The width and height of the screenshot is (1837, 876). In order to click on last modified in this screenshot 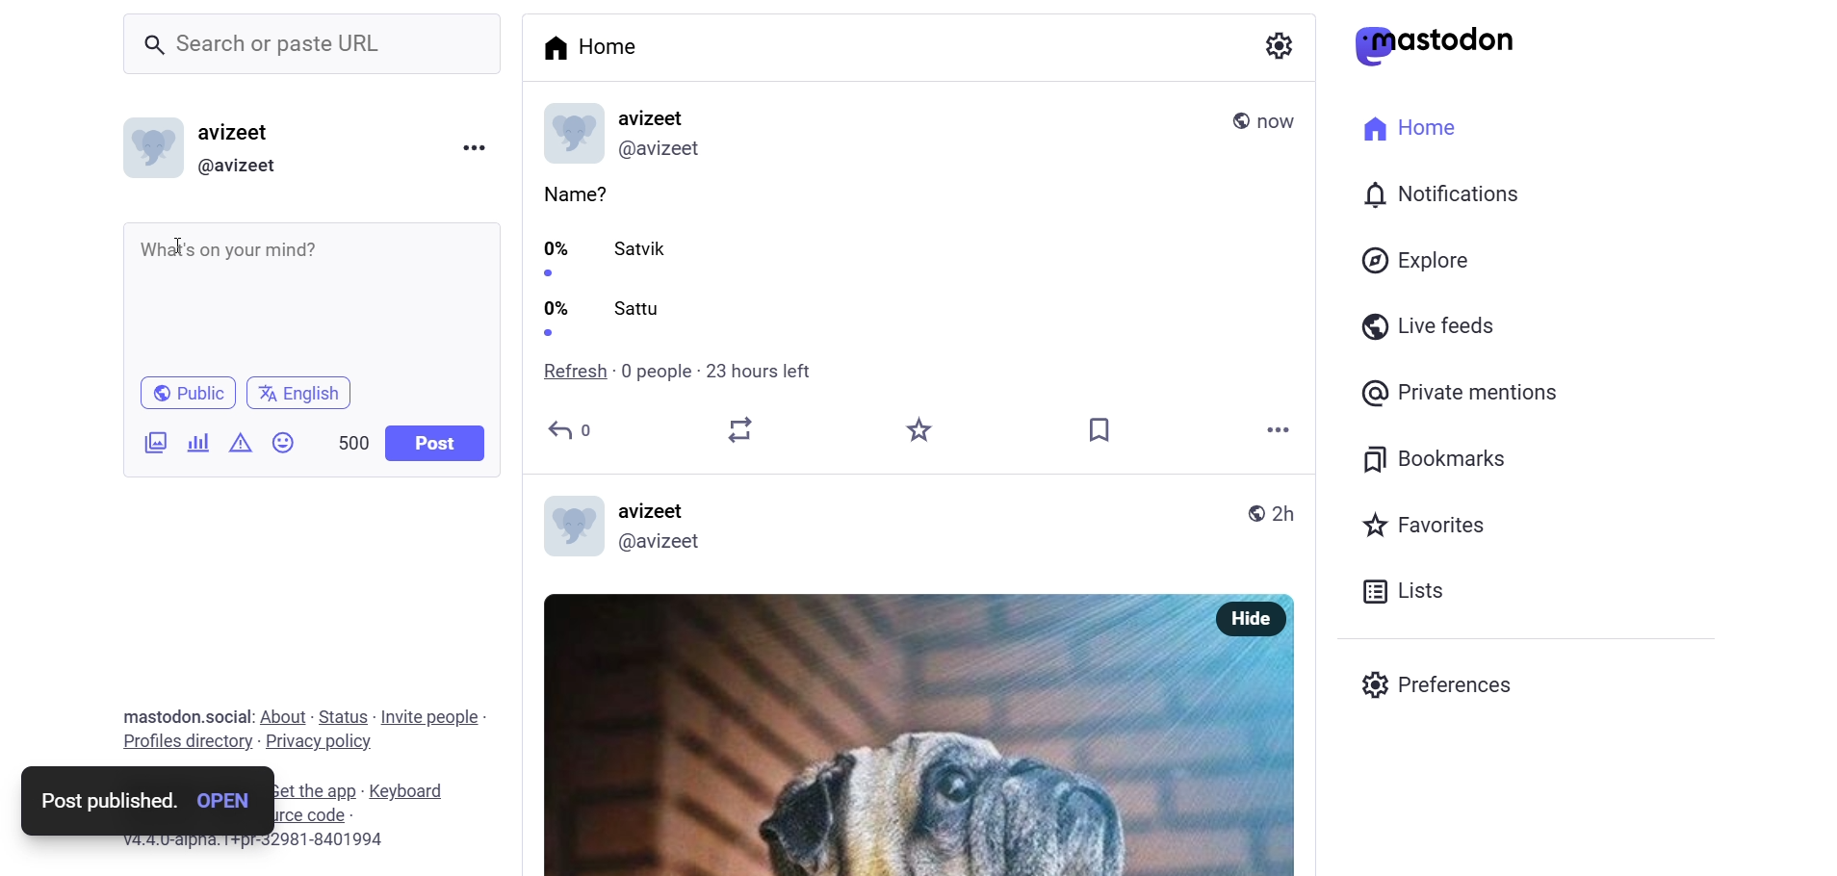, I will do `click(1278, 122)`.